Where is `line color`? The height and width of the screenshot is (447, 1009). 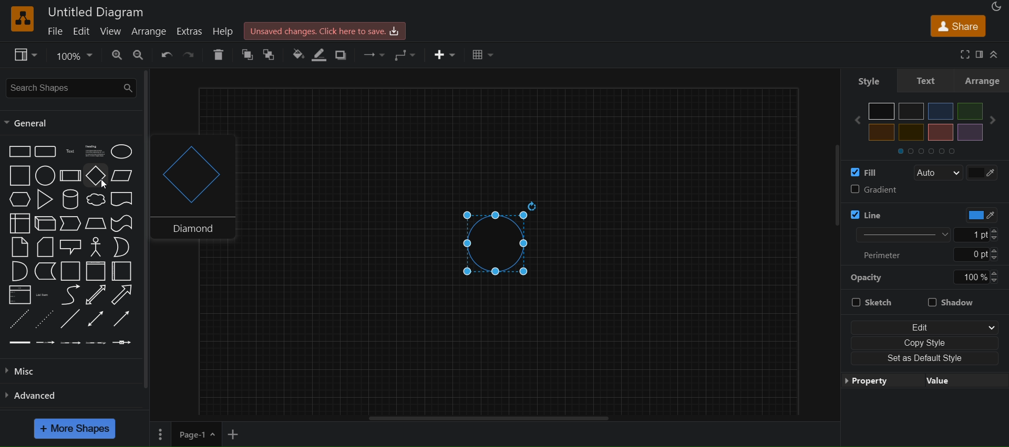 line color is located at coordinates (890, 212).